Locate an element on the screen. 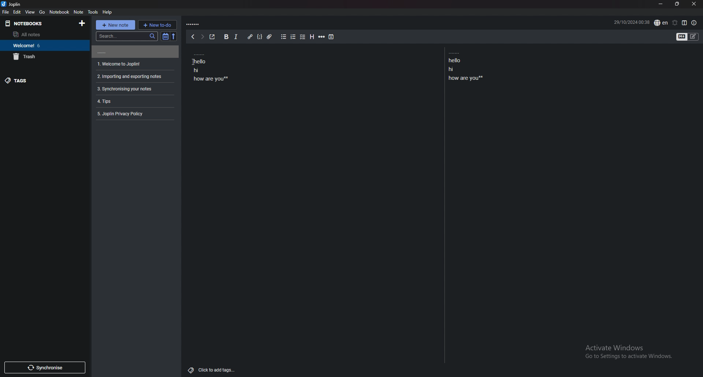 This screenshot has height=377, width=703. trash is located at coordinates (45, 57).